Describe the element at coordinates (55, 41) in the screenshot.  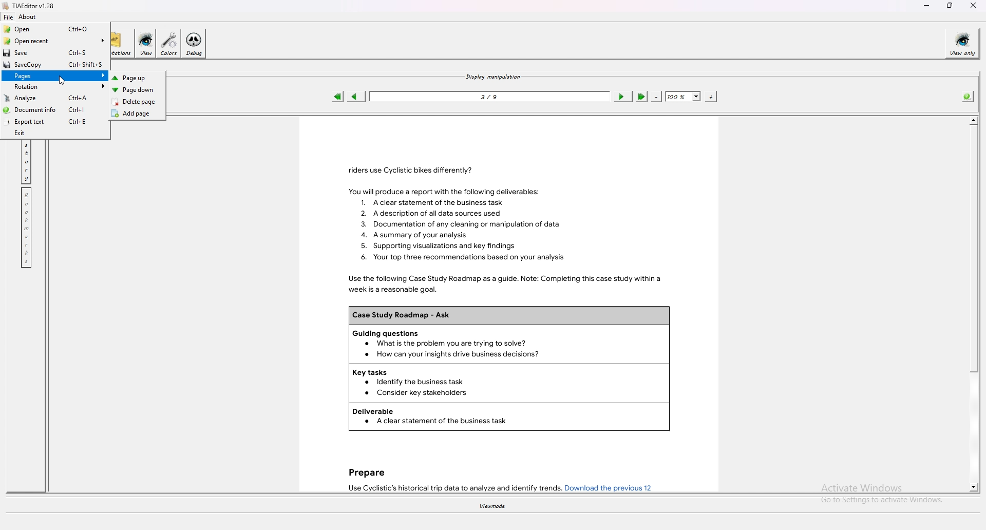
I see `Open recent ` at that location.